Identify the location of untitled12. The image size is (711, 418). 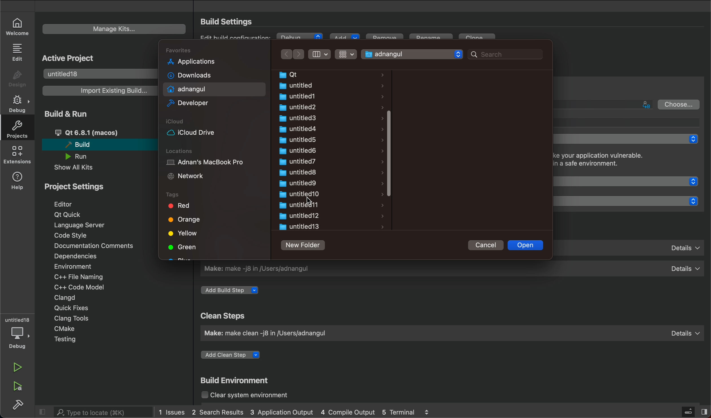
(331, 216).